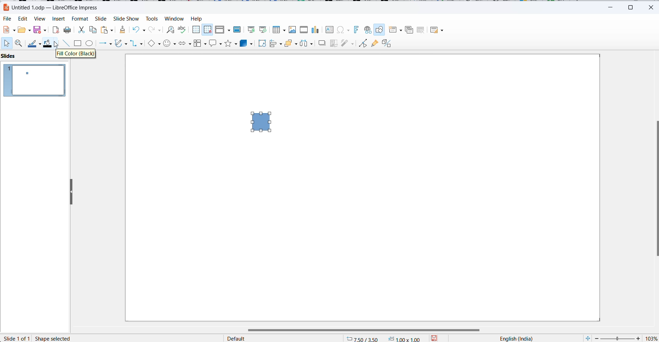 The image size is (659, 342). Describe the element at coordinates (633, 7) in the screenshot. I see `maximize` at that location.